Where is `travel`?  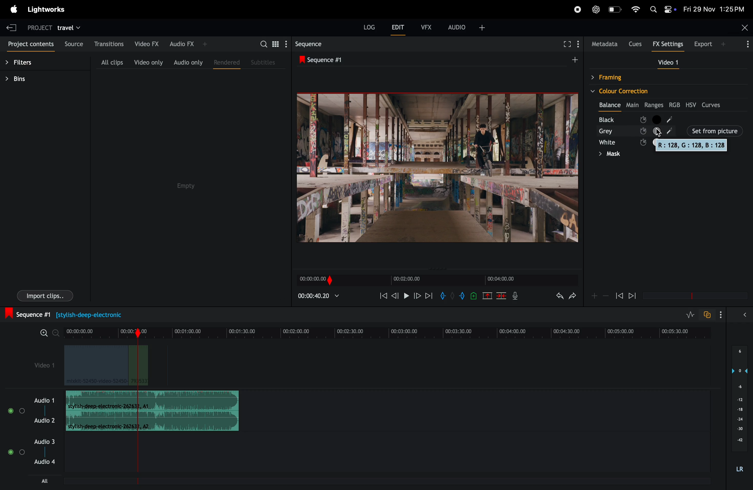 travel is located at coordinates (70, 27).